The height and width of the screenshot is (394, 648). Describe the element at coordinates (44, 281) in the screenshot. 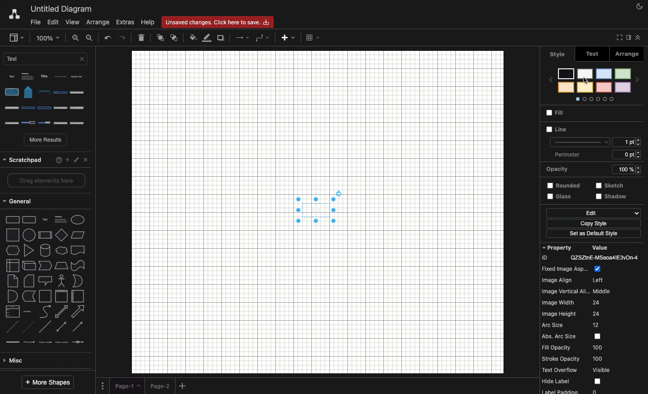

I see `Misc` at that location.